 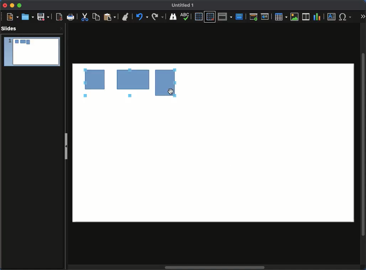 I want to click on Slide, so click(x=32, y=52).